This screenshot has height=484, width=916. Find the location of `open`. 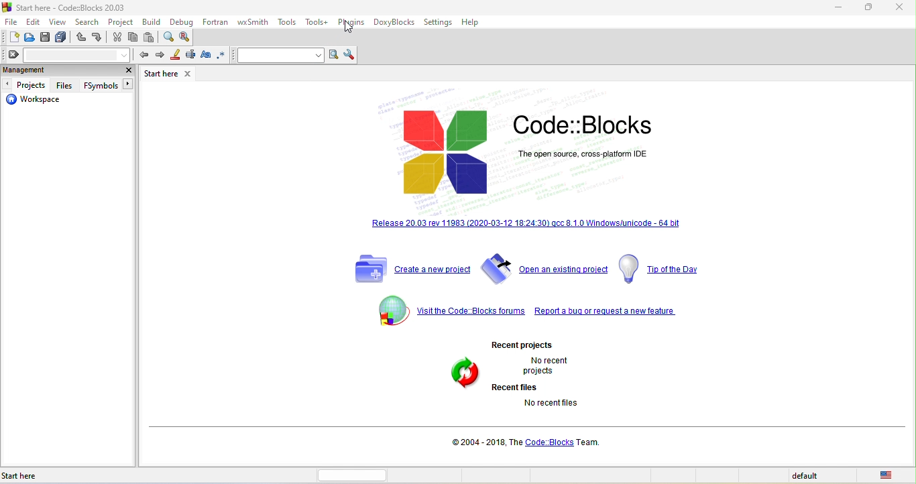

open is located at coordinates (30, 38).